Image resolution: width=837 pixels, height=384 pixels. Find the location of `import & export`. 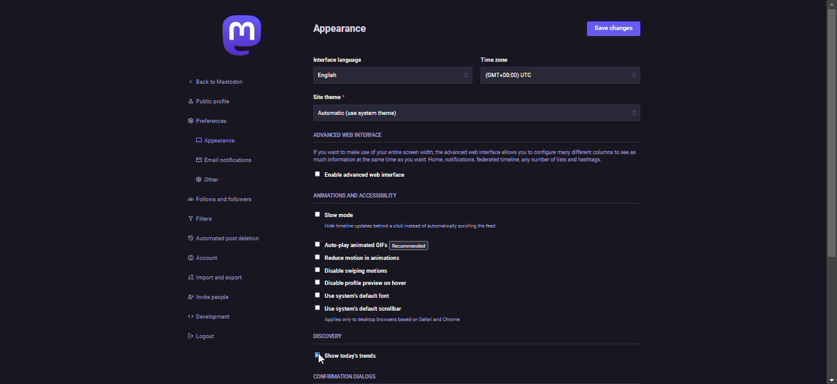

import & export is located at coordinates (218, 278).